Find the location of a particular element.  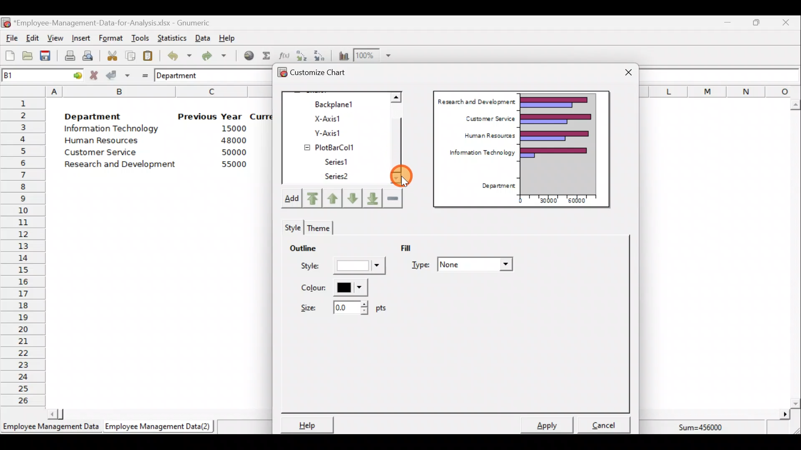

X-axis1 is located at coordinates (338, 118).